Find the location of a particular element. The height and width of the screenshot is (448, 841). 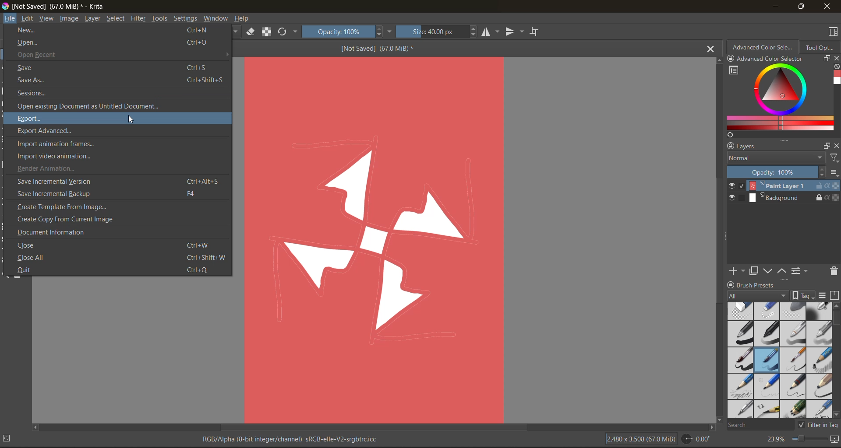

sessions is located at coordinates (75, 92).